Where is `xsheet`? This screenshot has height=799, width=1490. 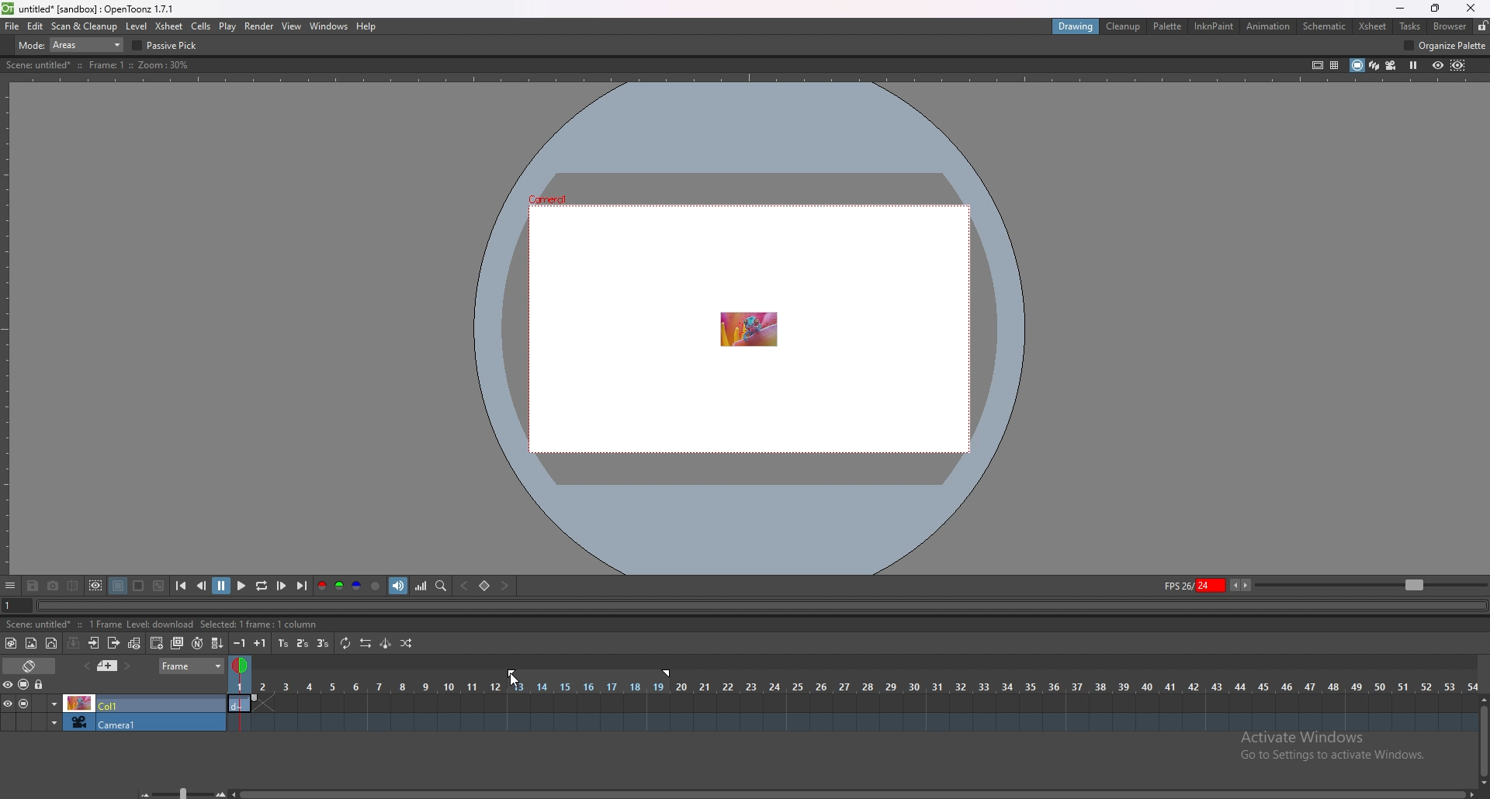
xsheet is located at coordinates (171, 27).